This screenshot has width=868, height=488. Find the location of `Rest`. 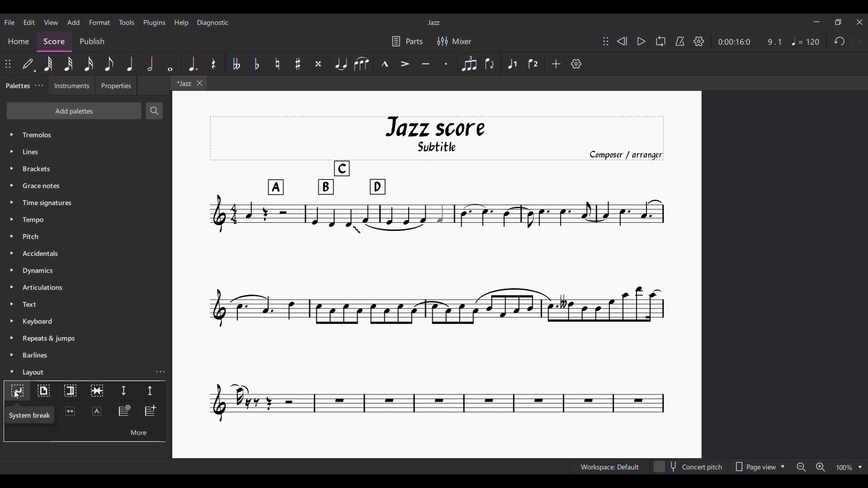

Rest is located at coordinates (214, 64).